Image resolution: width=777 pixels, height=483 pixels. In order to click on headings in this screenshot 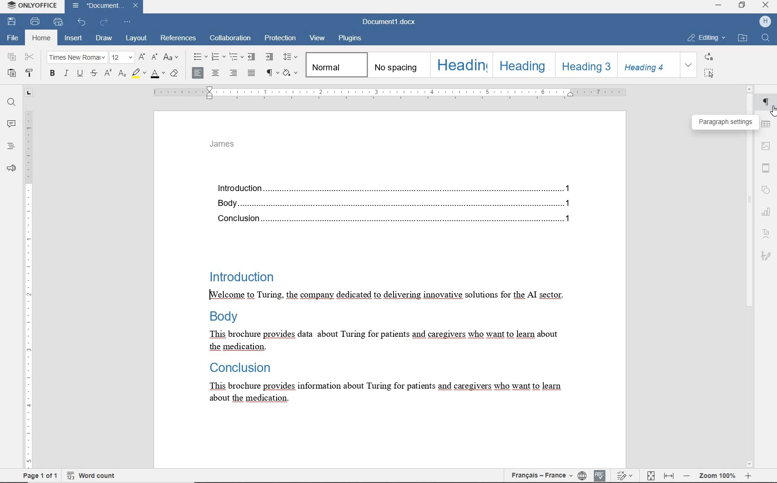, I will do `click(11, 147)`.